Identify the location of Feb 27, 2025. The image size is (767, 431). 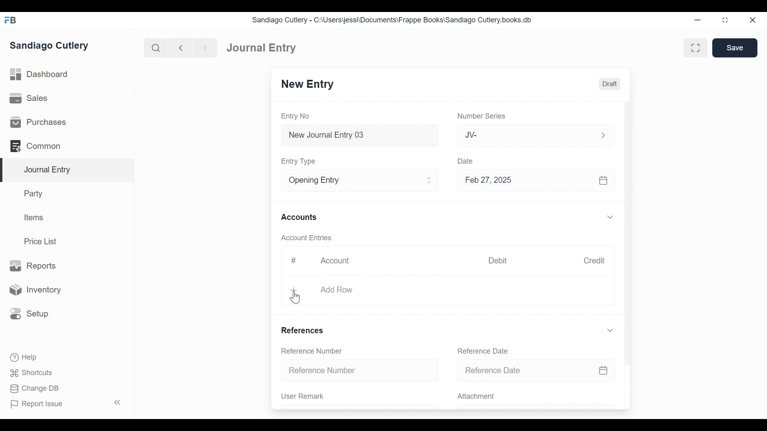
(535, 181).